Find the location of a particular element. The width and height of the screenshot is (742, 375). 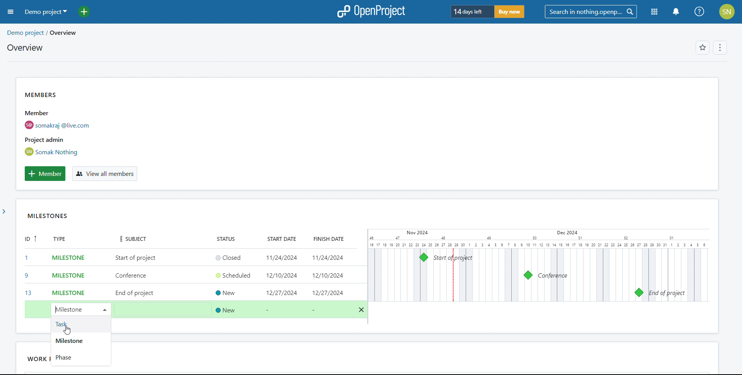

work packages is located at coordinates (37, 359).